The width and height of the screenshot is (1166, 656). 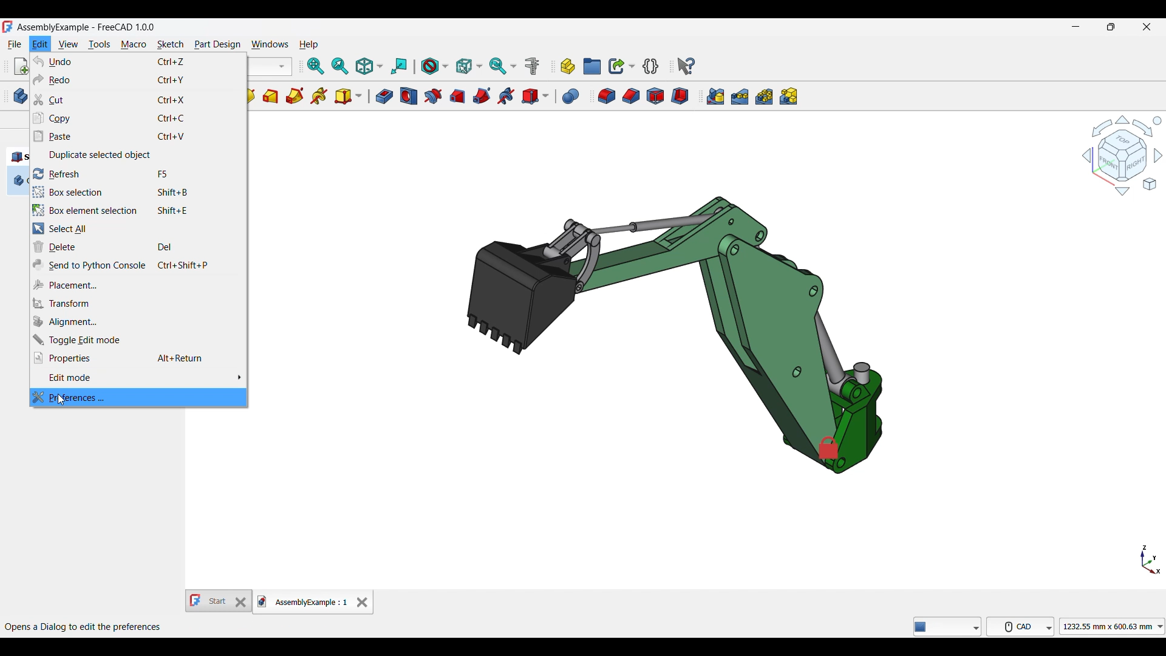 What do you see at coordinates (138, 154) in the screenshot?
I see `Duplicate selected object` at bounding box center [138, 154].